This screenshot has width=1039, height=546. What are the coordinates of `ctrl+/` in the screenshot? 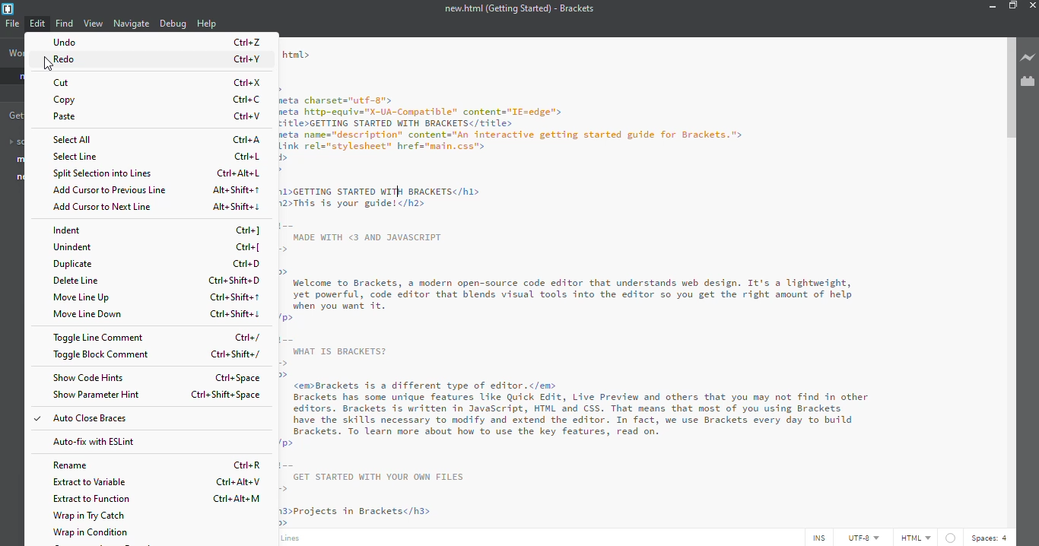 It's located at (247, 335).